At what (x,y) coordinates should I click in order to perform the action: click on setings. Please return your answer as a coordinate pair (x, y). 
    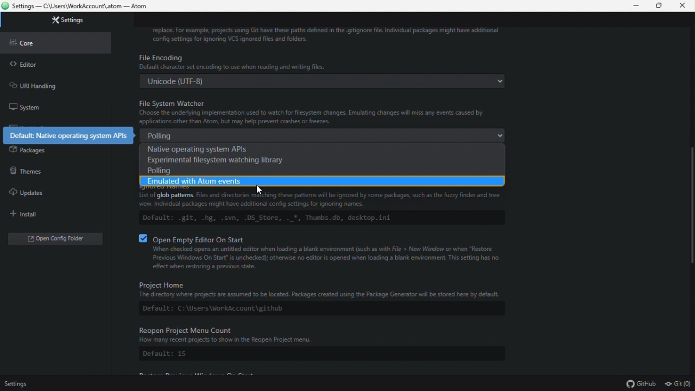
    Looking at the image, I should click on (15, 384).